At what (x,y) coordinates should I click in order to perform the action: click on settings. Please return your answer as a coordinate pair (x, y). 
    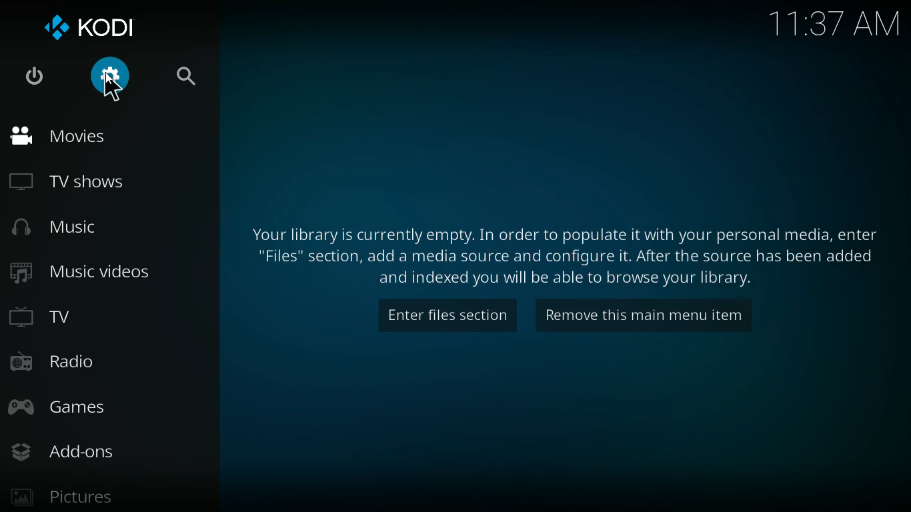
    Looking at the image, I should click on (107, 79).